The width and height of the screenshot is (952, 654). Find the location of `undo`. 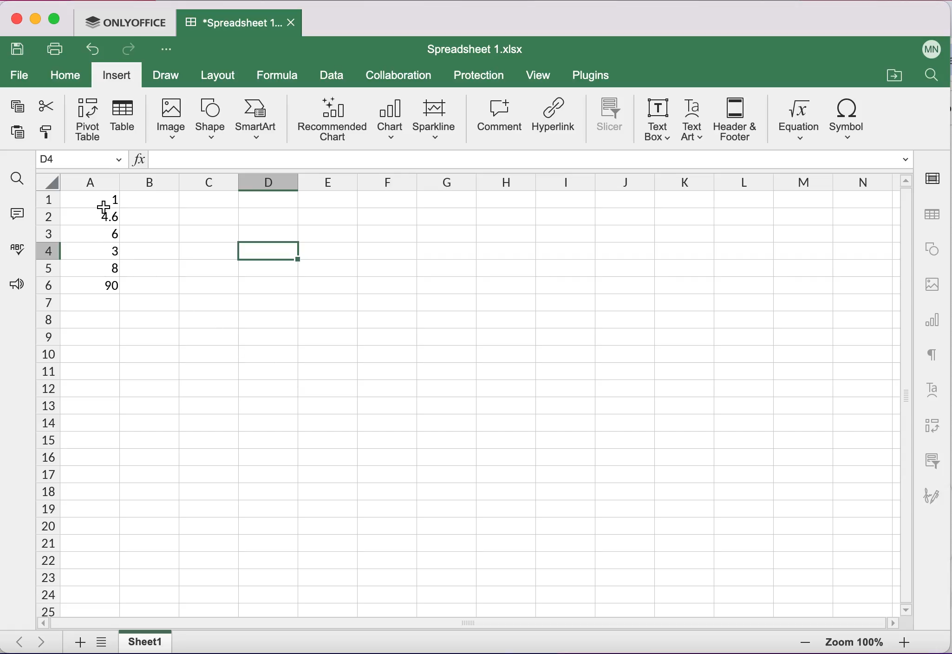

undo is located at coordinates (90, 49).